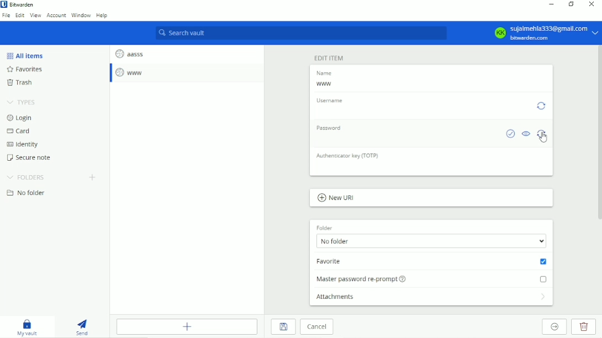  I want to click on Favorites, so click(27, 70).